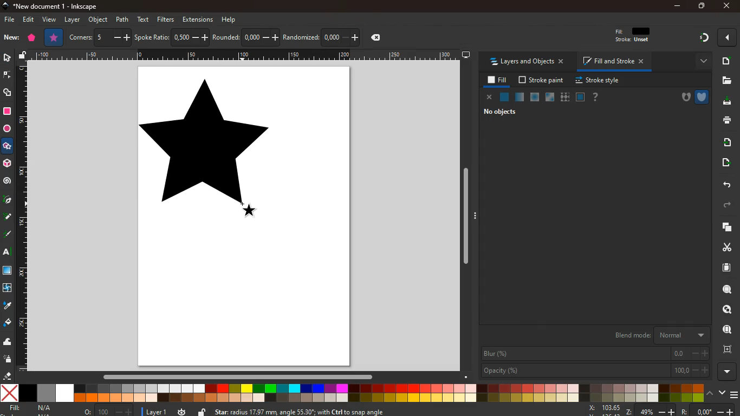 The width and height of the screenshot is (740, 416). What do you see at coordinates (202, 411) in the screenshot?
I see `unlock` at bounding box center [202, 411].